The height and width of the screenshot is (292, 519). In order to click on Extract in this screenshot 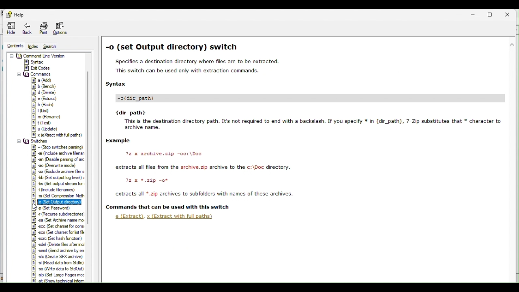, I will do `click(49, 135)`.